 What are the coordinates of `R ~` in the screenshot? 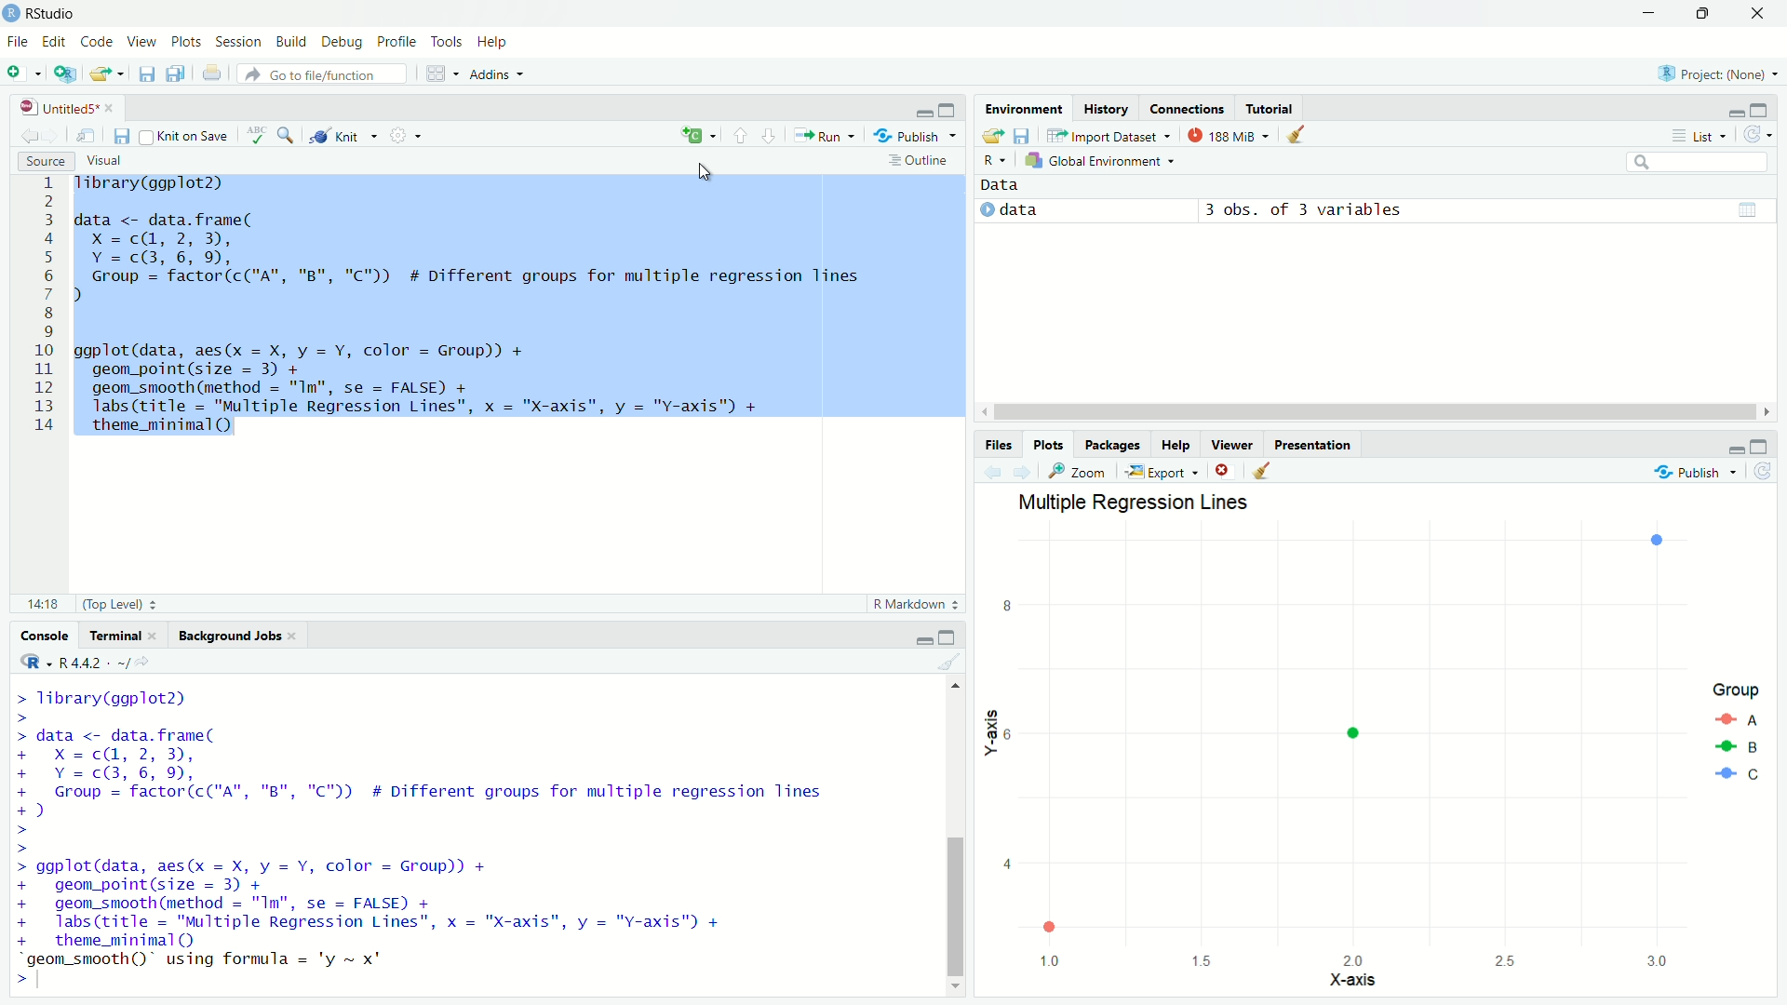 It's located at (997, 156).